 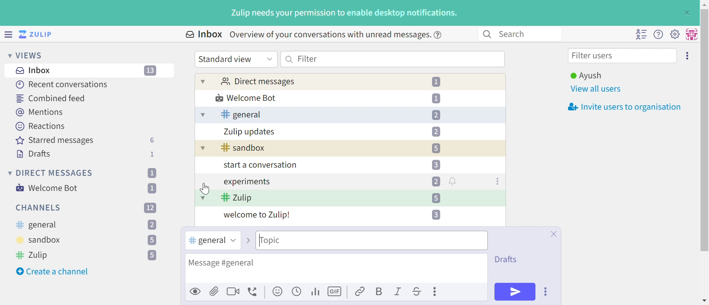 I want to click on CHANNELS, so click(x=39, y=208).